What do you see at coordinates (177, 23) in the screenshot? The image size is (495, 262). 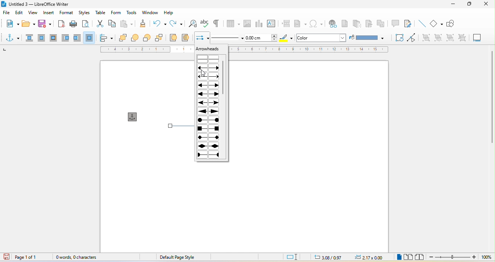 I see `redo` at bounding box center [177, 23].